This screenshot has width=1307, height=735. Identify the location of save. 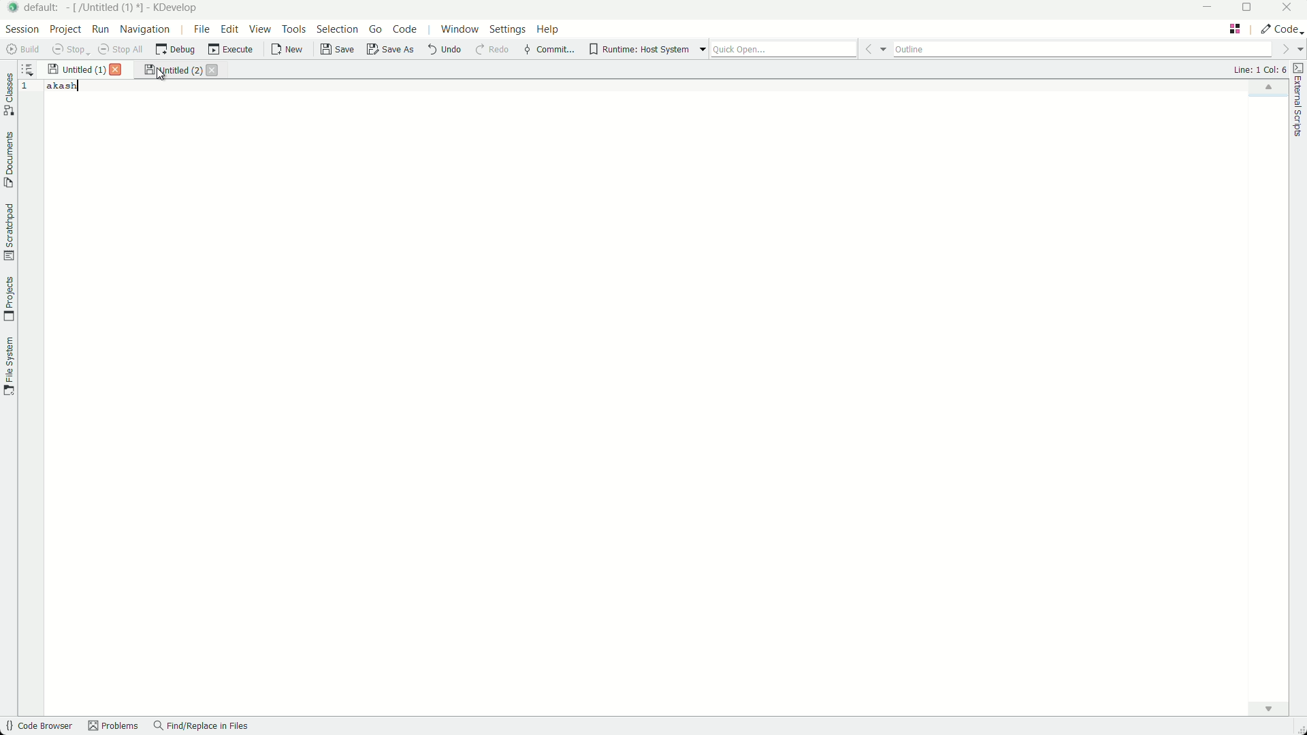
(334, 51).